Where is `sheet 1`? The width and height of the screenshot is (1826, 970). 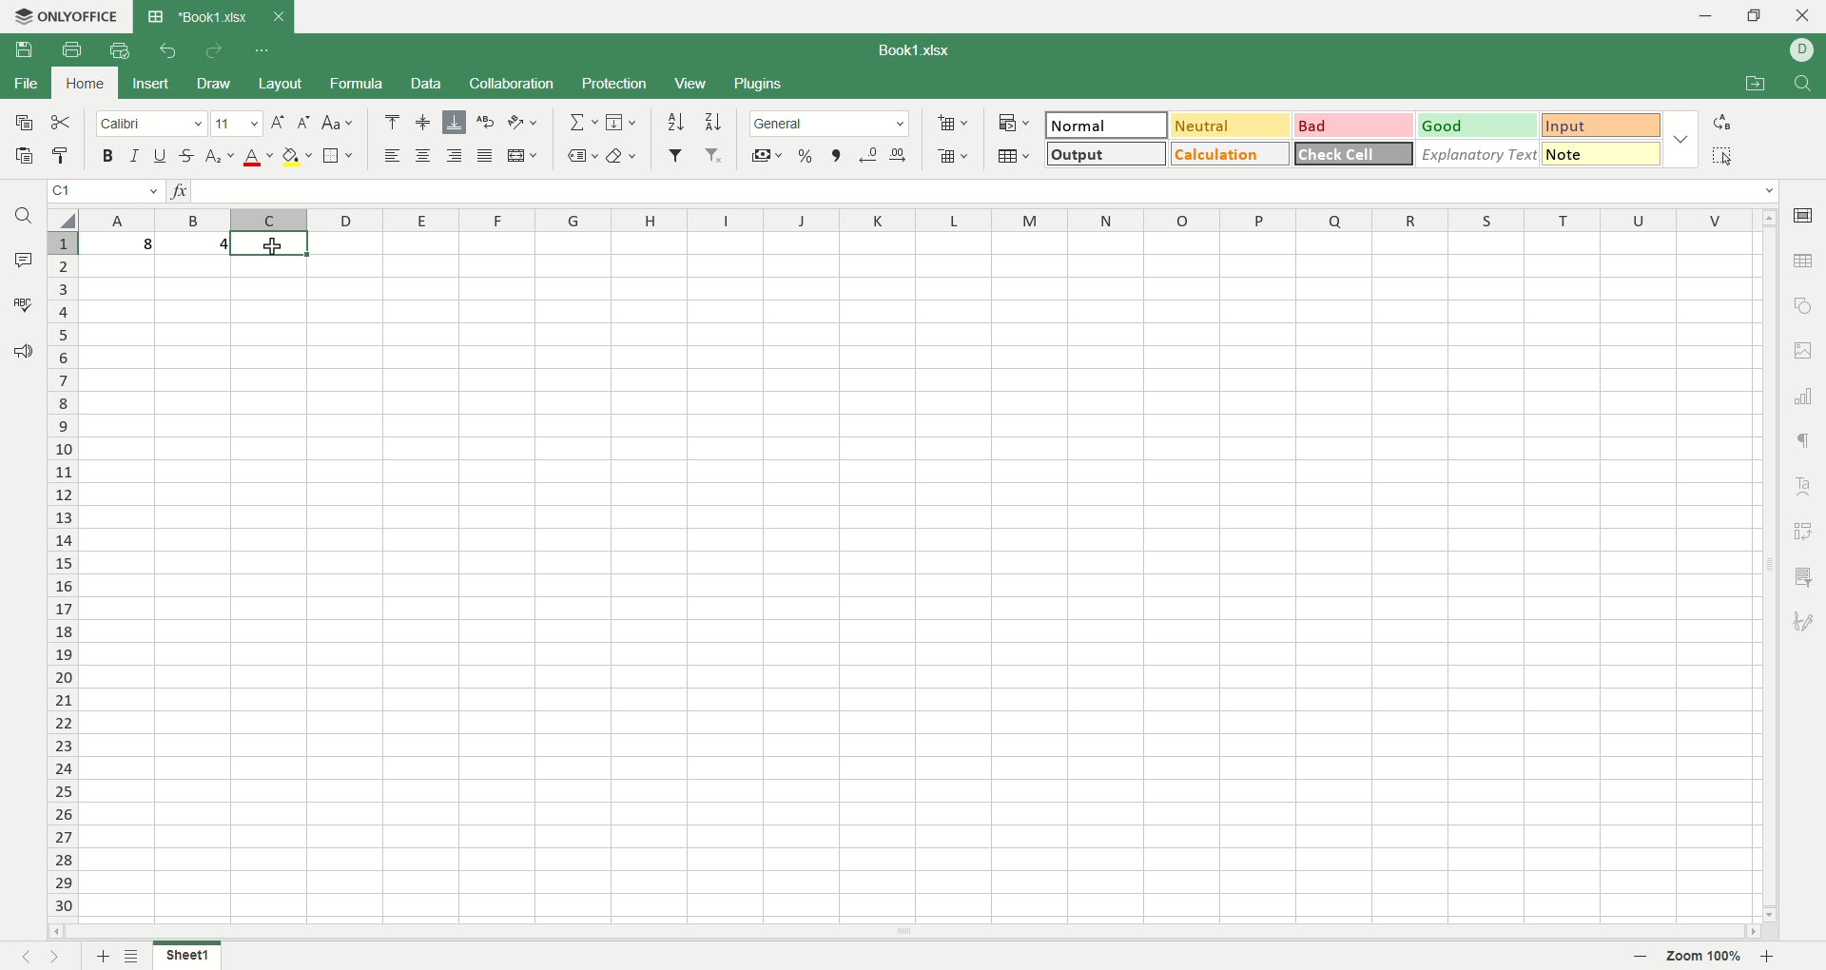 sheet 1 is located at coordinates (187, 955).